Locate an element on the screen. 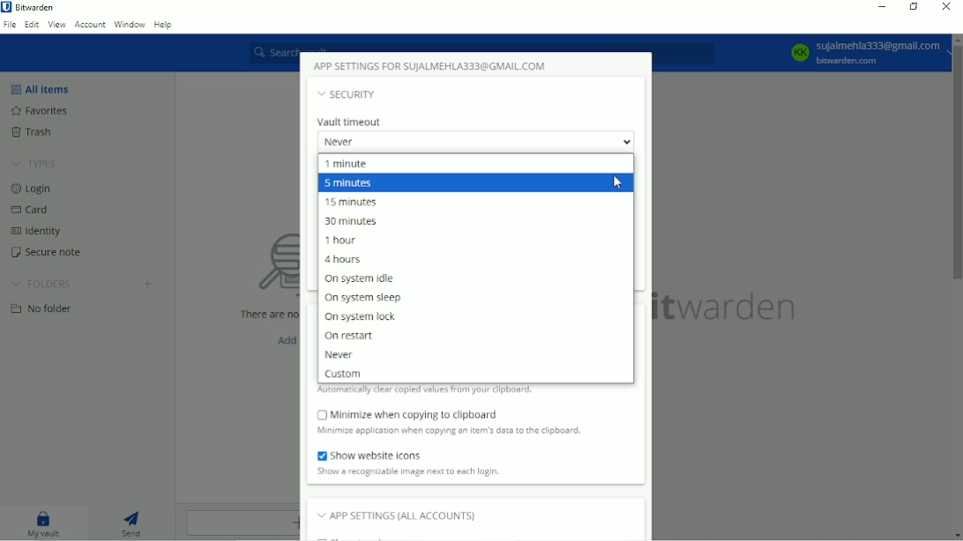 The width and height of the screenshot is (963, 541). 15 minutes is located at coordinates (354, 202).